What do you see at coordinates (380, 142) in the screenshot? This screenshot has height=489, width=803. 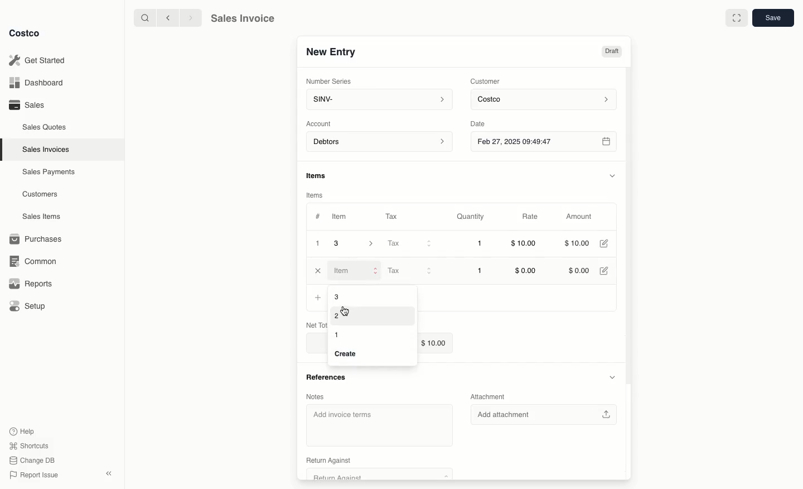 I see `Debtors` at bounding box center [380, 142].